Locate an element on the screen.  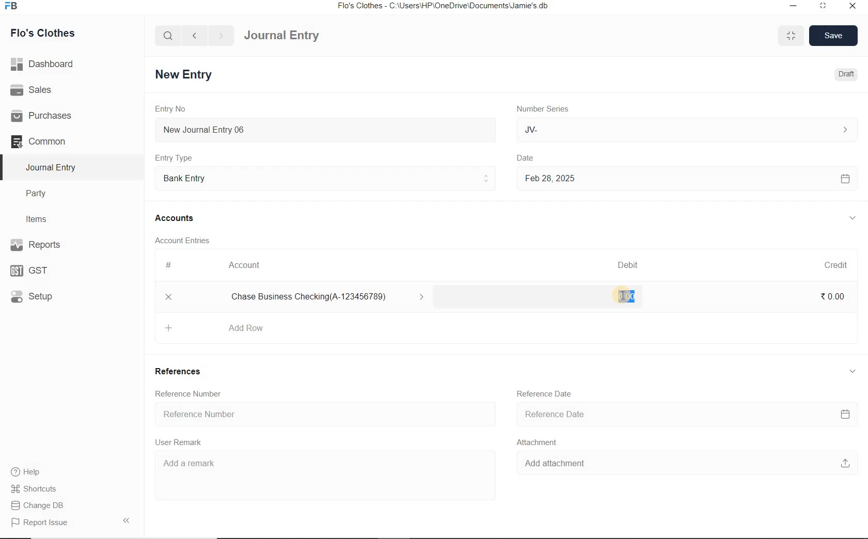
GST is located at coordinates (34, 269).